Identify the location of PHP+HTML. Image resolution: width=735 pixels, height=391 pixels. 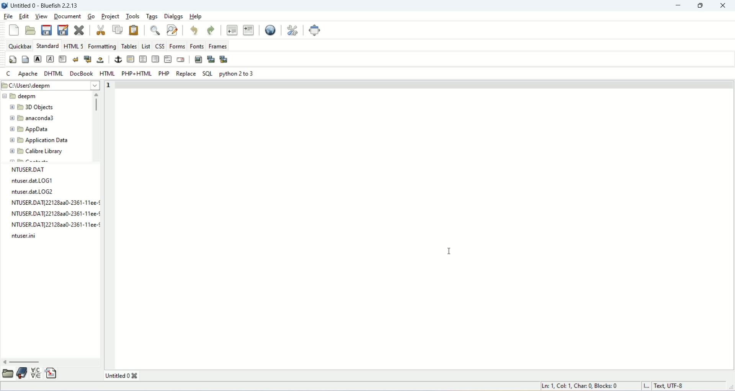
(137, 73).